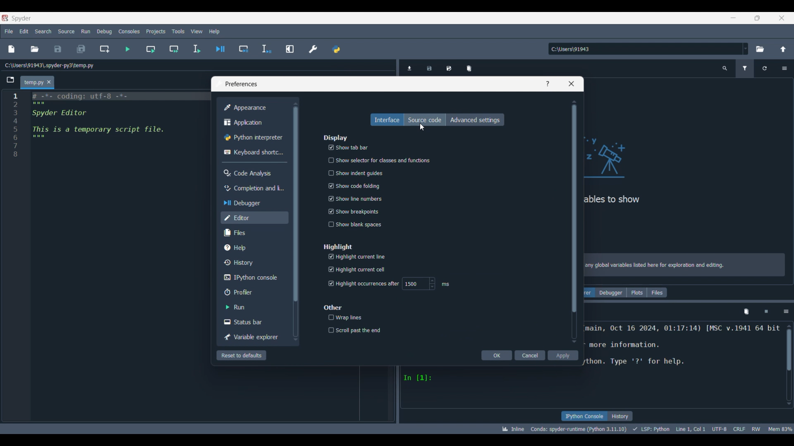 Image resolution: width=794 pixels, height=446 pixels. I want to click on Browse tabs, so click(10, 80).